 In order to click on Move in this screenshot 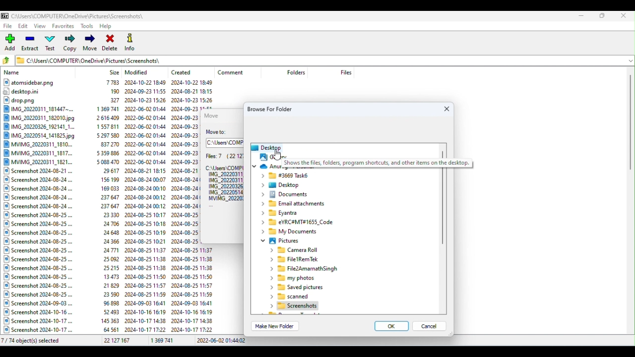, I will do `click(90, 44)`.